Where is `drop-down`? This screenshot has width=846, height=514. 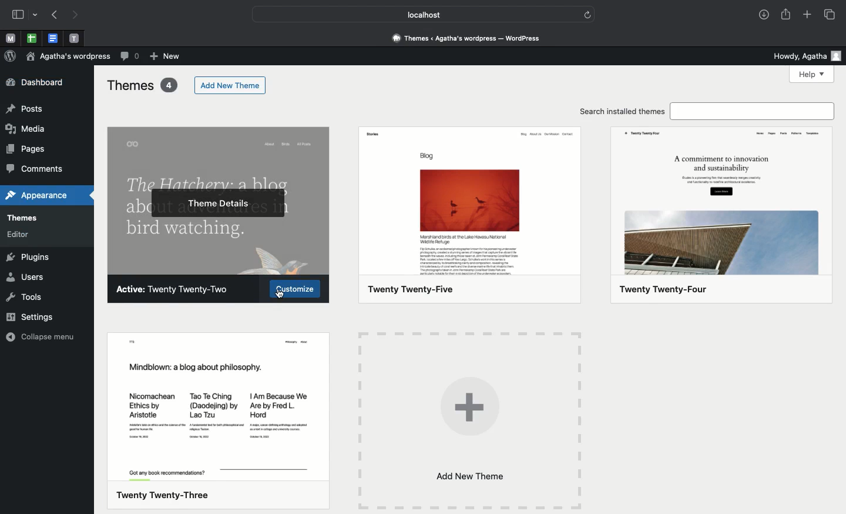 drop-down is located at coordinates (37, 15).